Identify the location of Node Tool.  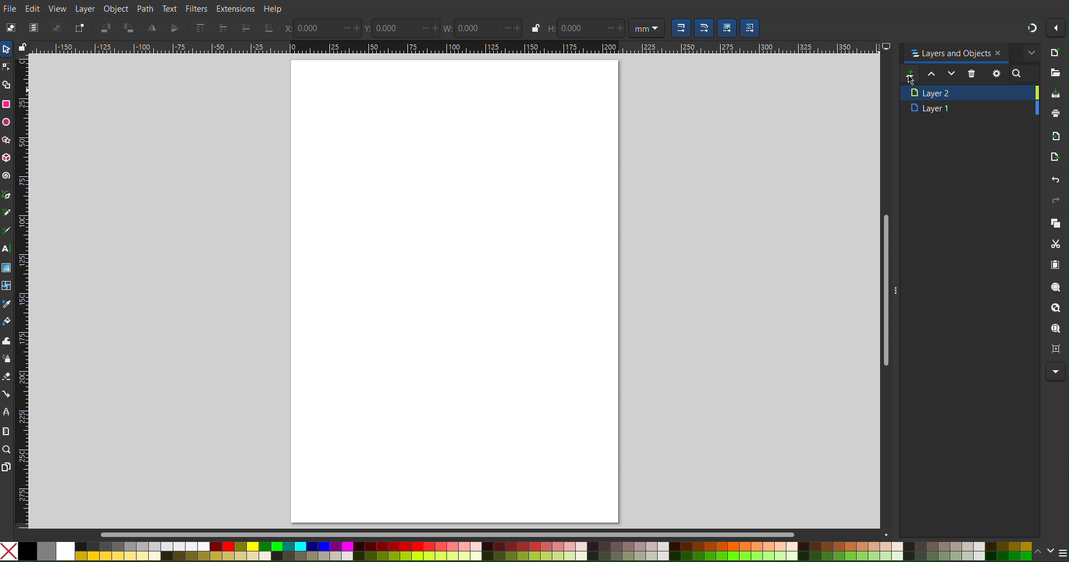
(9, 68).